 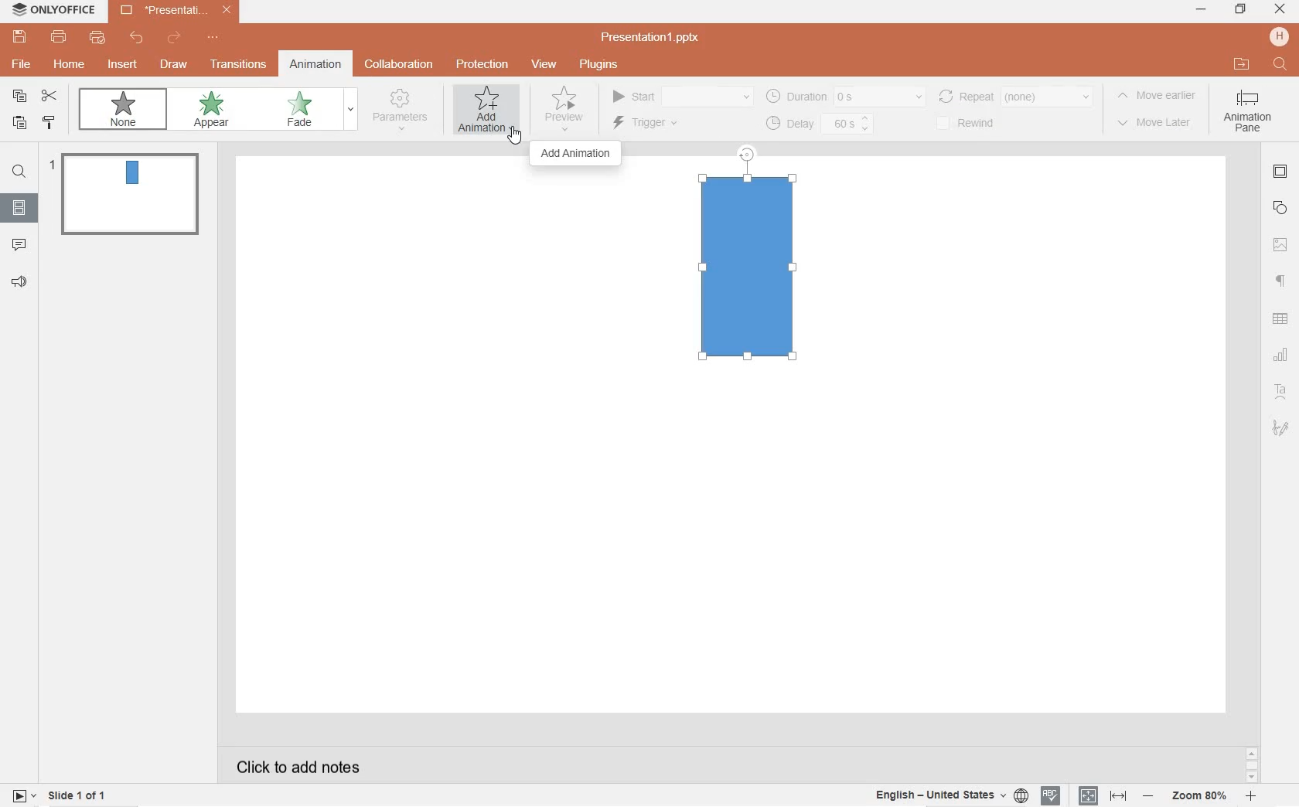 I want to click on save, so click(x=19, y=37).